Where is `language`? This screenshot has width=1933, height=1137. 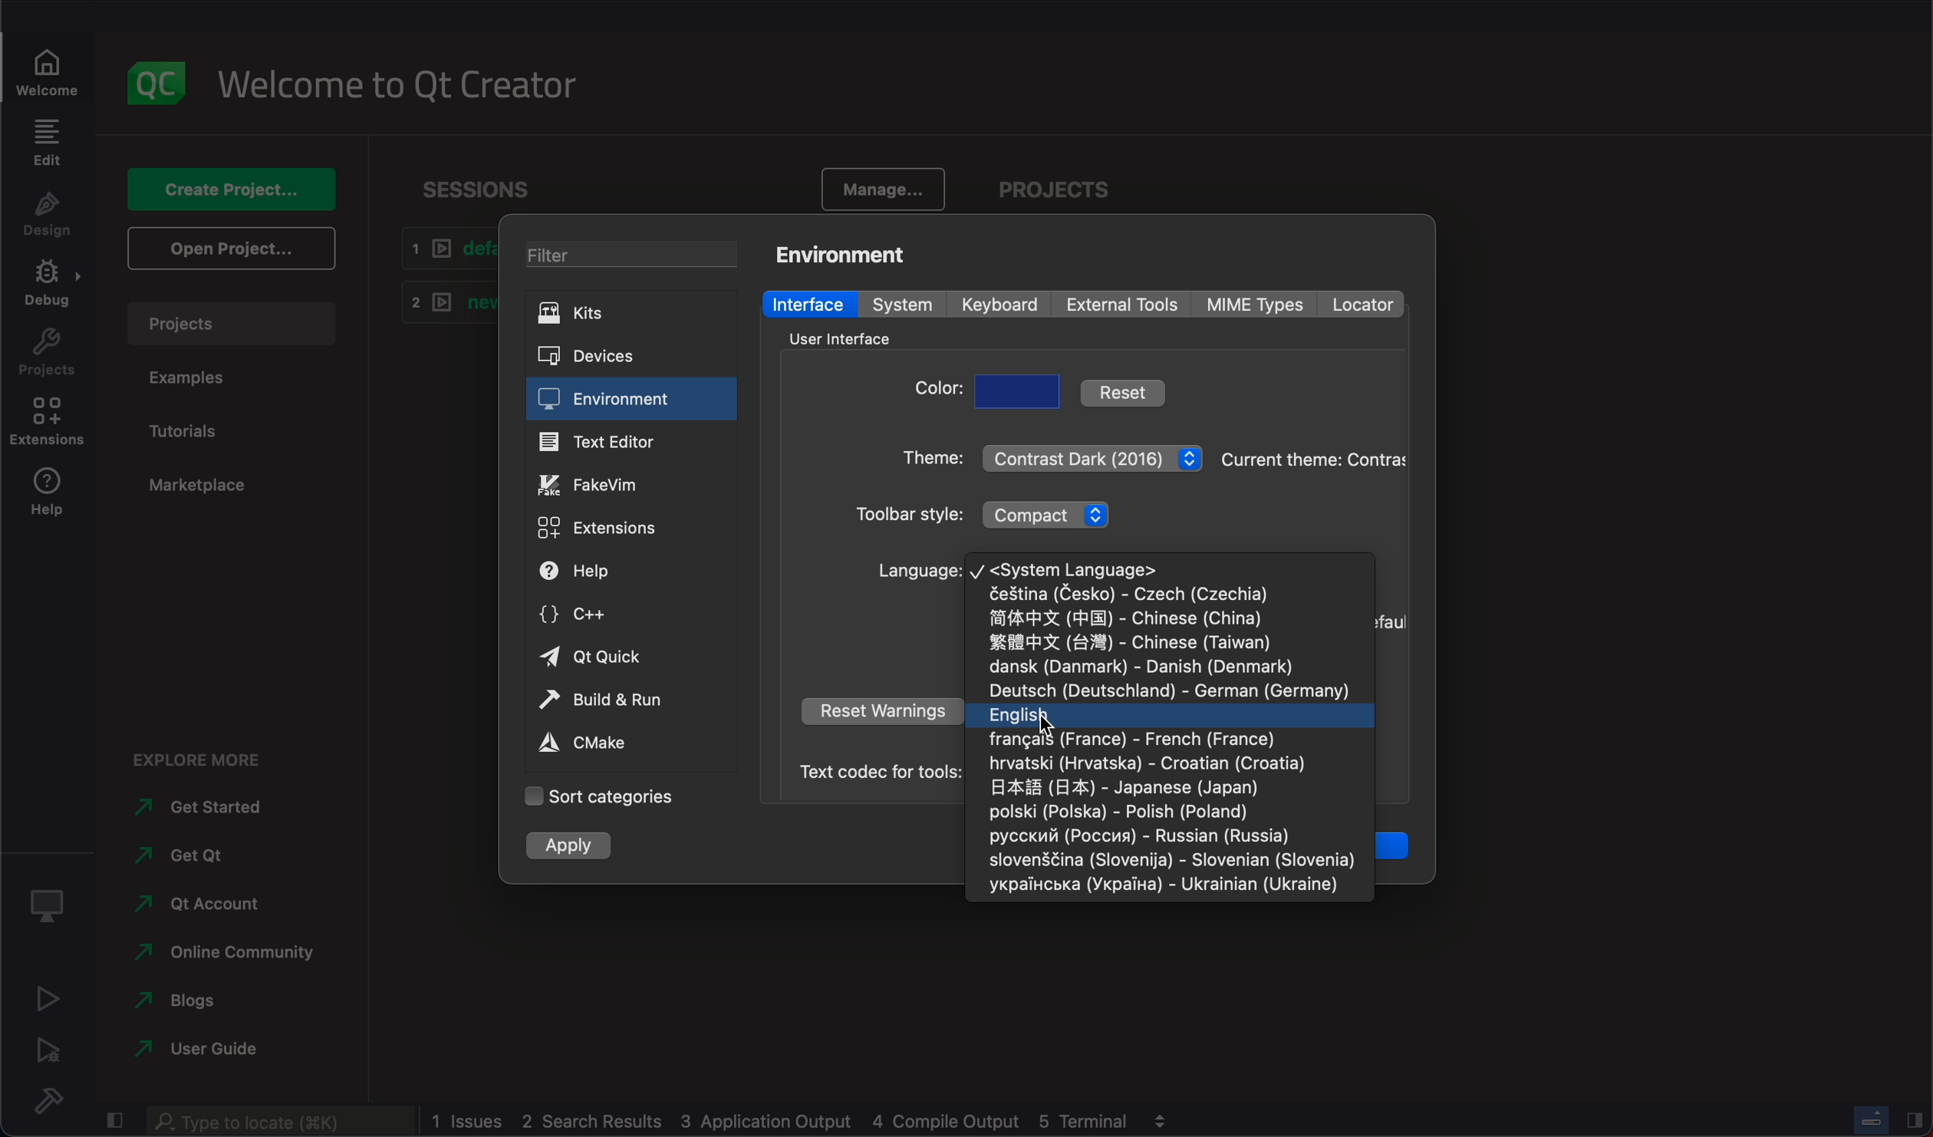 language is located at coordinates (916, 571).